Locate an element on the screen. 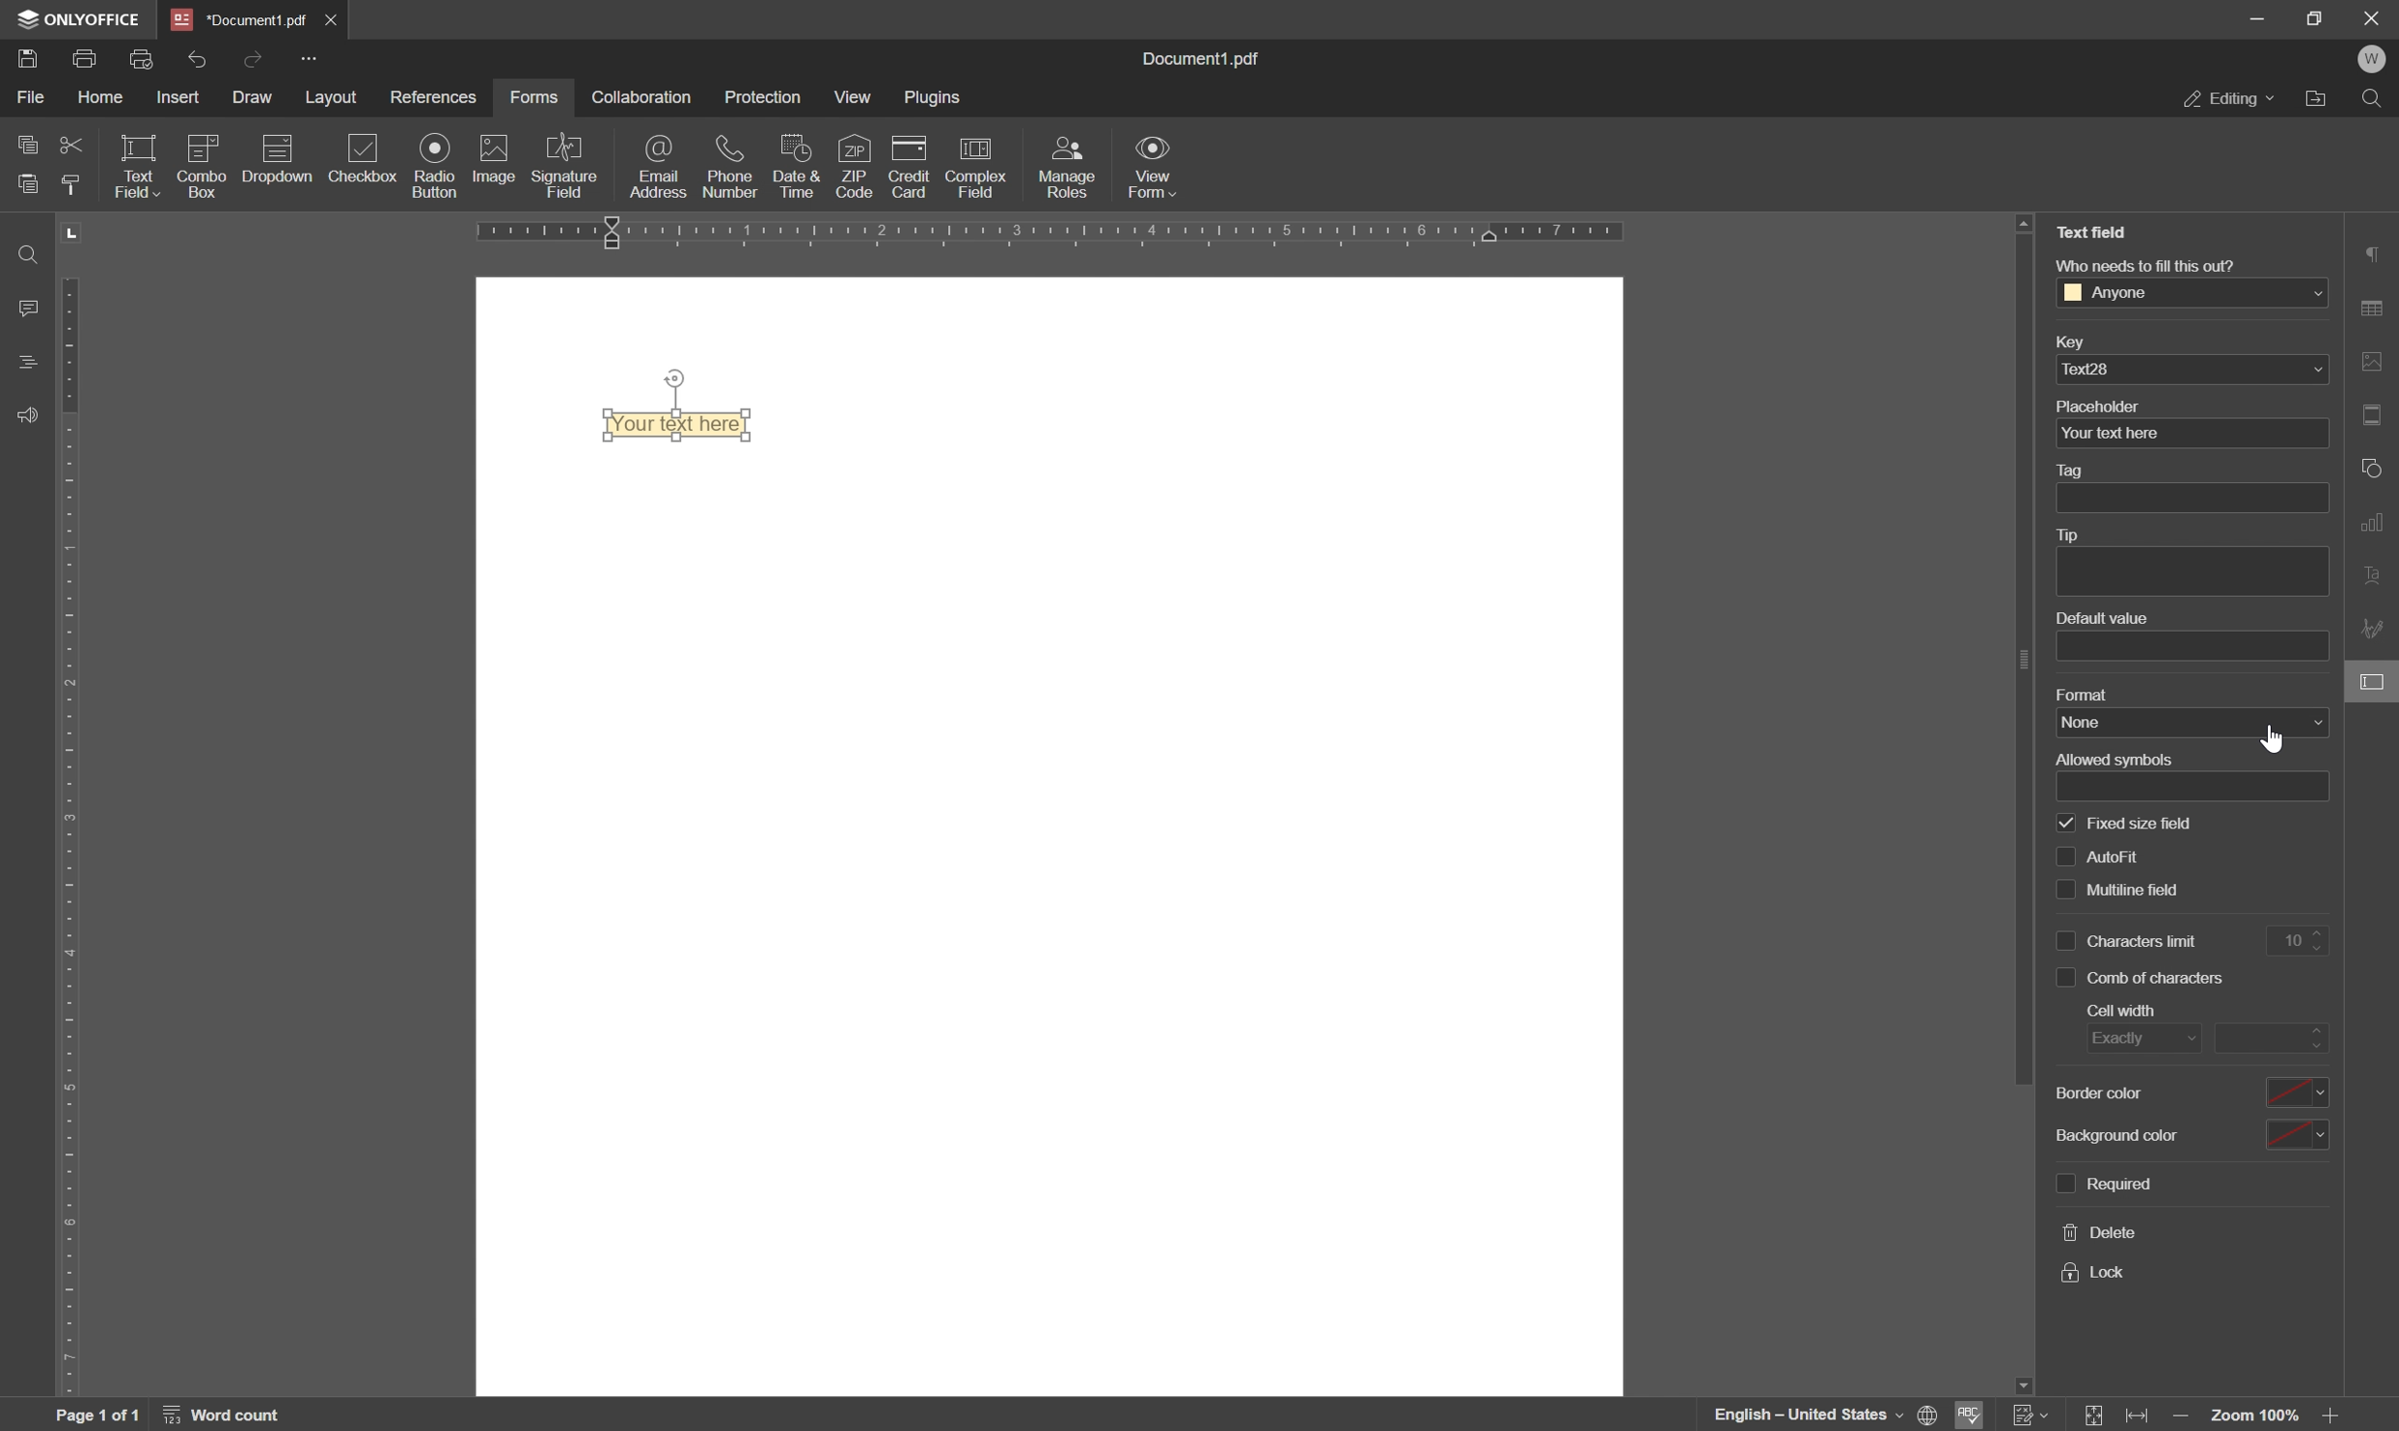 The image size is (2399, 1431). Who needs to fill this out? is located at coordinates (2153, 264).